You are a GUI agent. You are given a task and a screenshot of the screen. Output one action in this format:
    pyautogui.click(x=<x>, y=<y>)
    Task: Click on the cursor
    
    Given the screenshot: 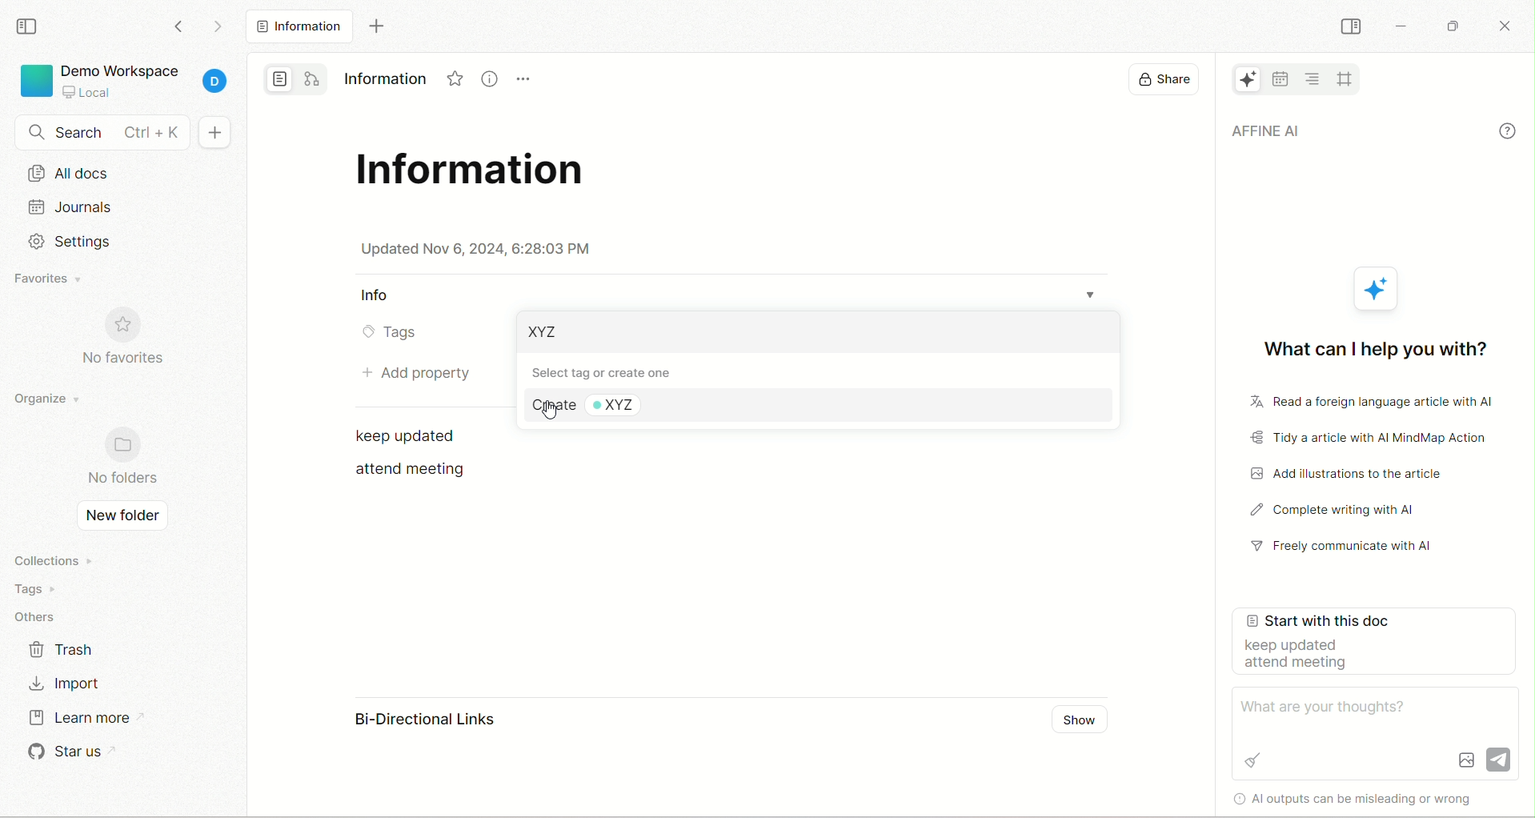 What is the action you would take?
    pyautogui.click(x=549, y=412)
    